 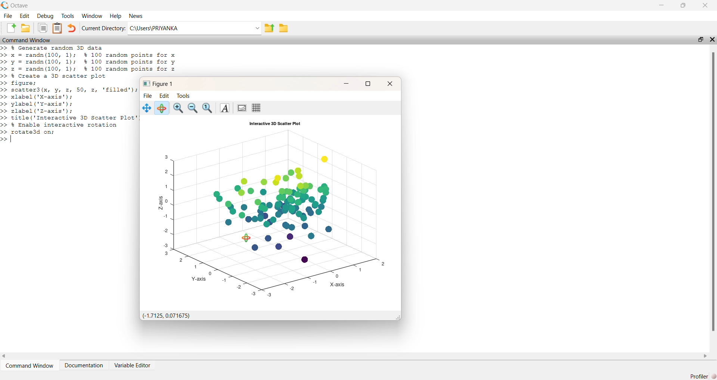 I want to click on move, so click(x=147, y=108).